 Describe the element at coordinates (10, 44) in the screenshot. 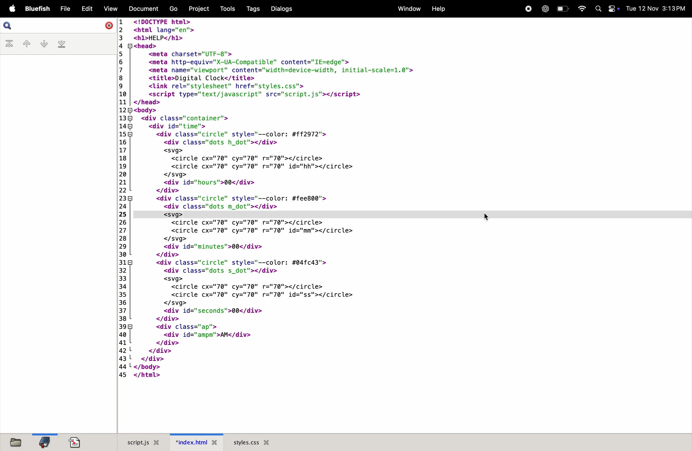

I see `first book mark` at that location.